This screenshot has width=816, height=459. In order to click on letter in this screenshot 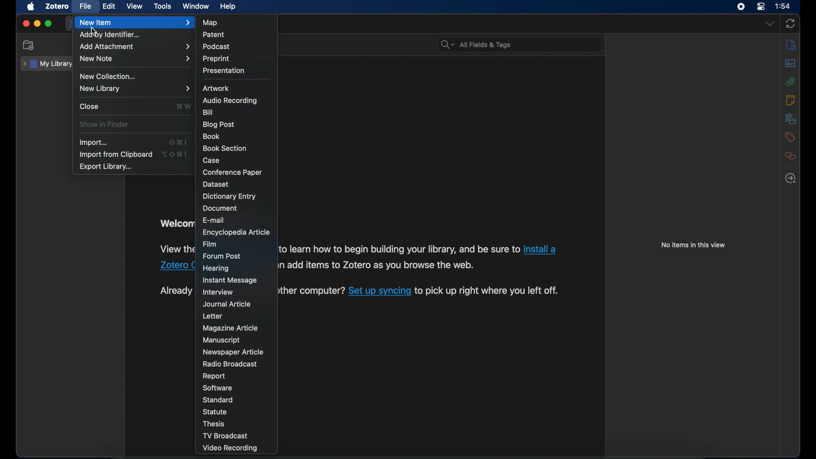, I will do `click(212, 316)`.